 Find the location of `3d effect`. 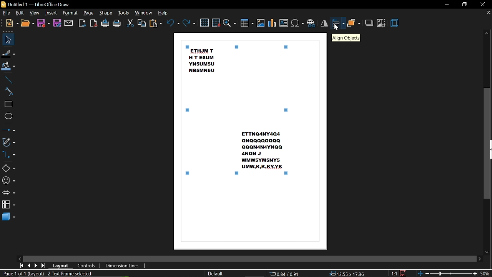

3d effect is located at coordinates (396, 23).